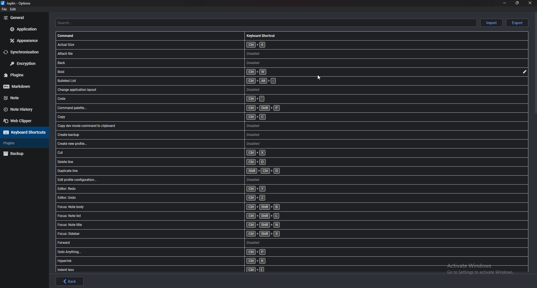 This screenshot has width=537, height=288. Describe the element at coordinates (320, 76) in the screenshot. I see `cursor` at that location.